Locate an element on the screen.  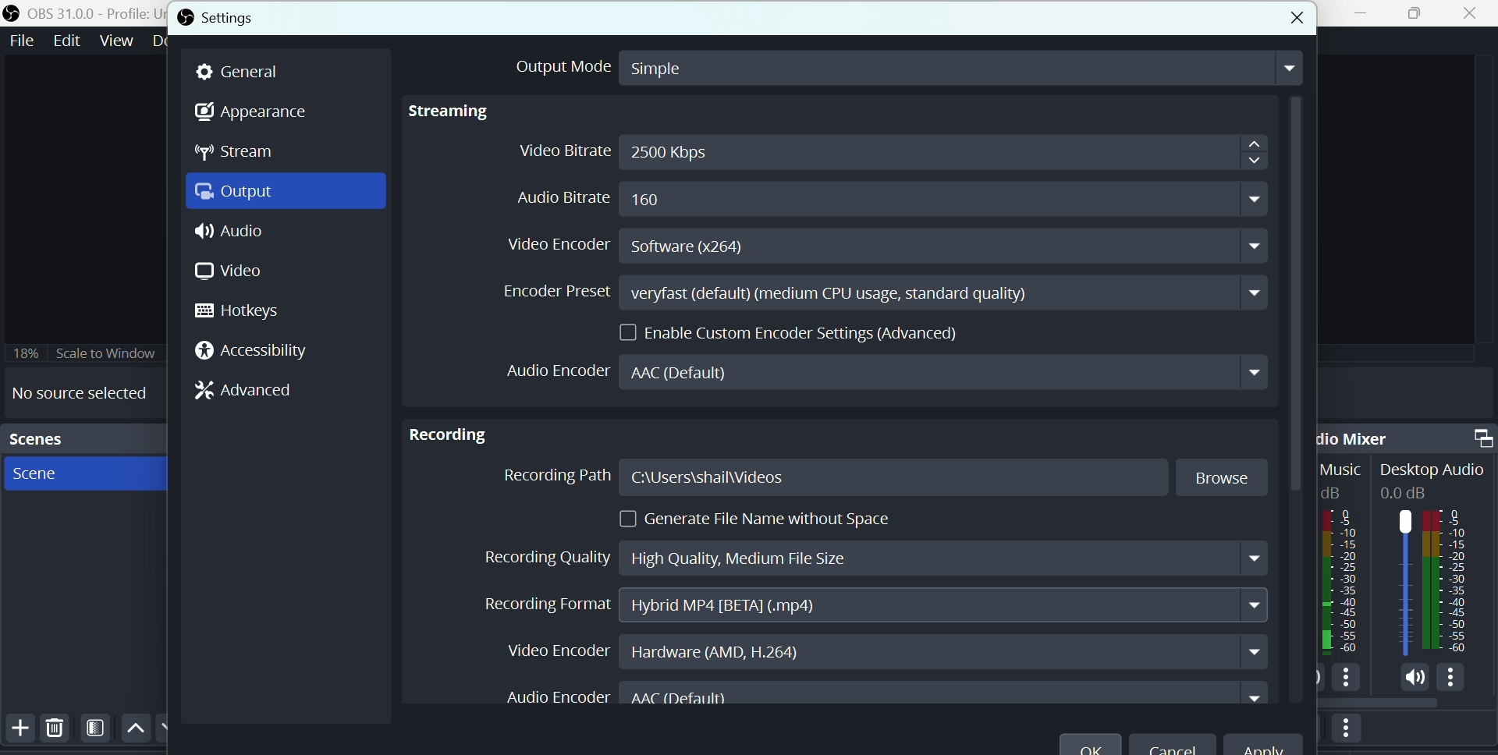
Audio encoder is located at coordinates (889, 372).